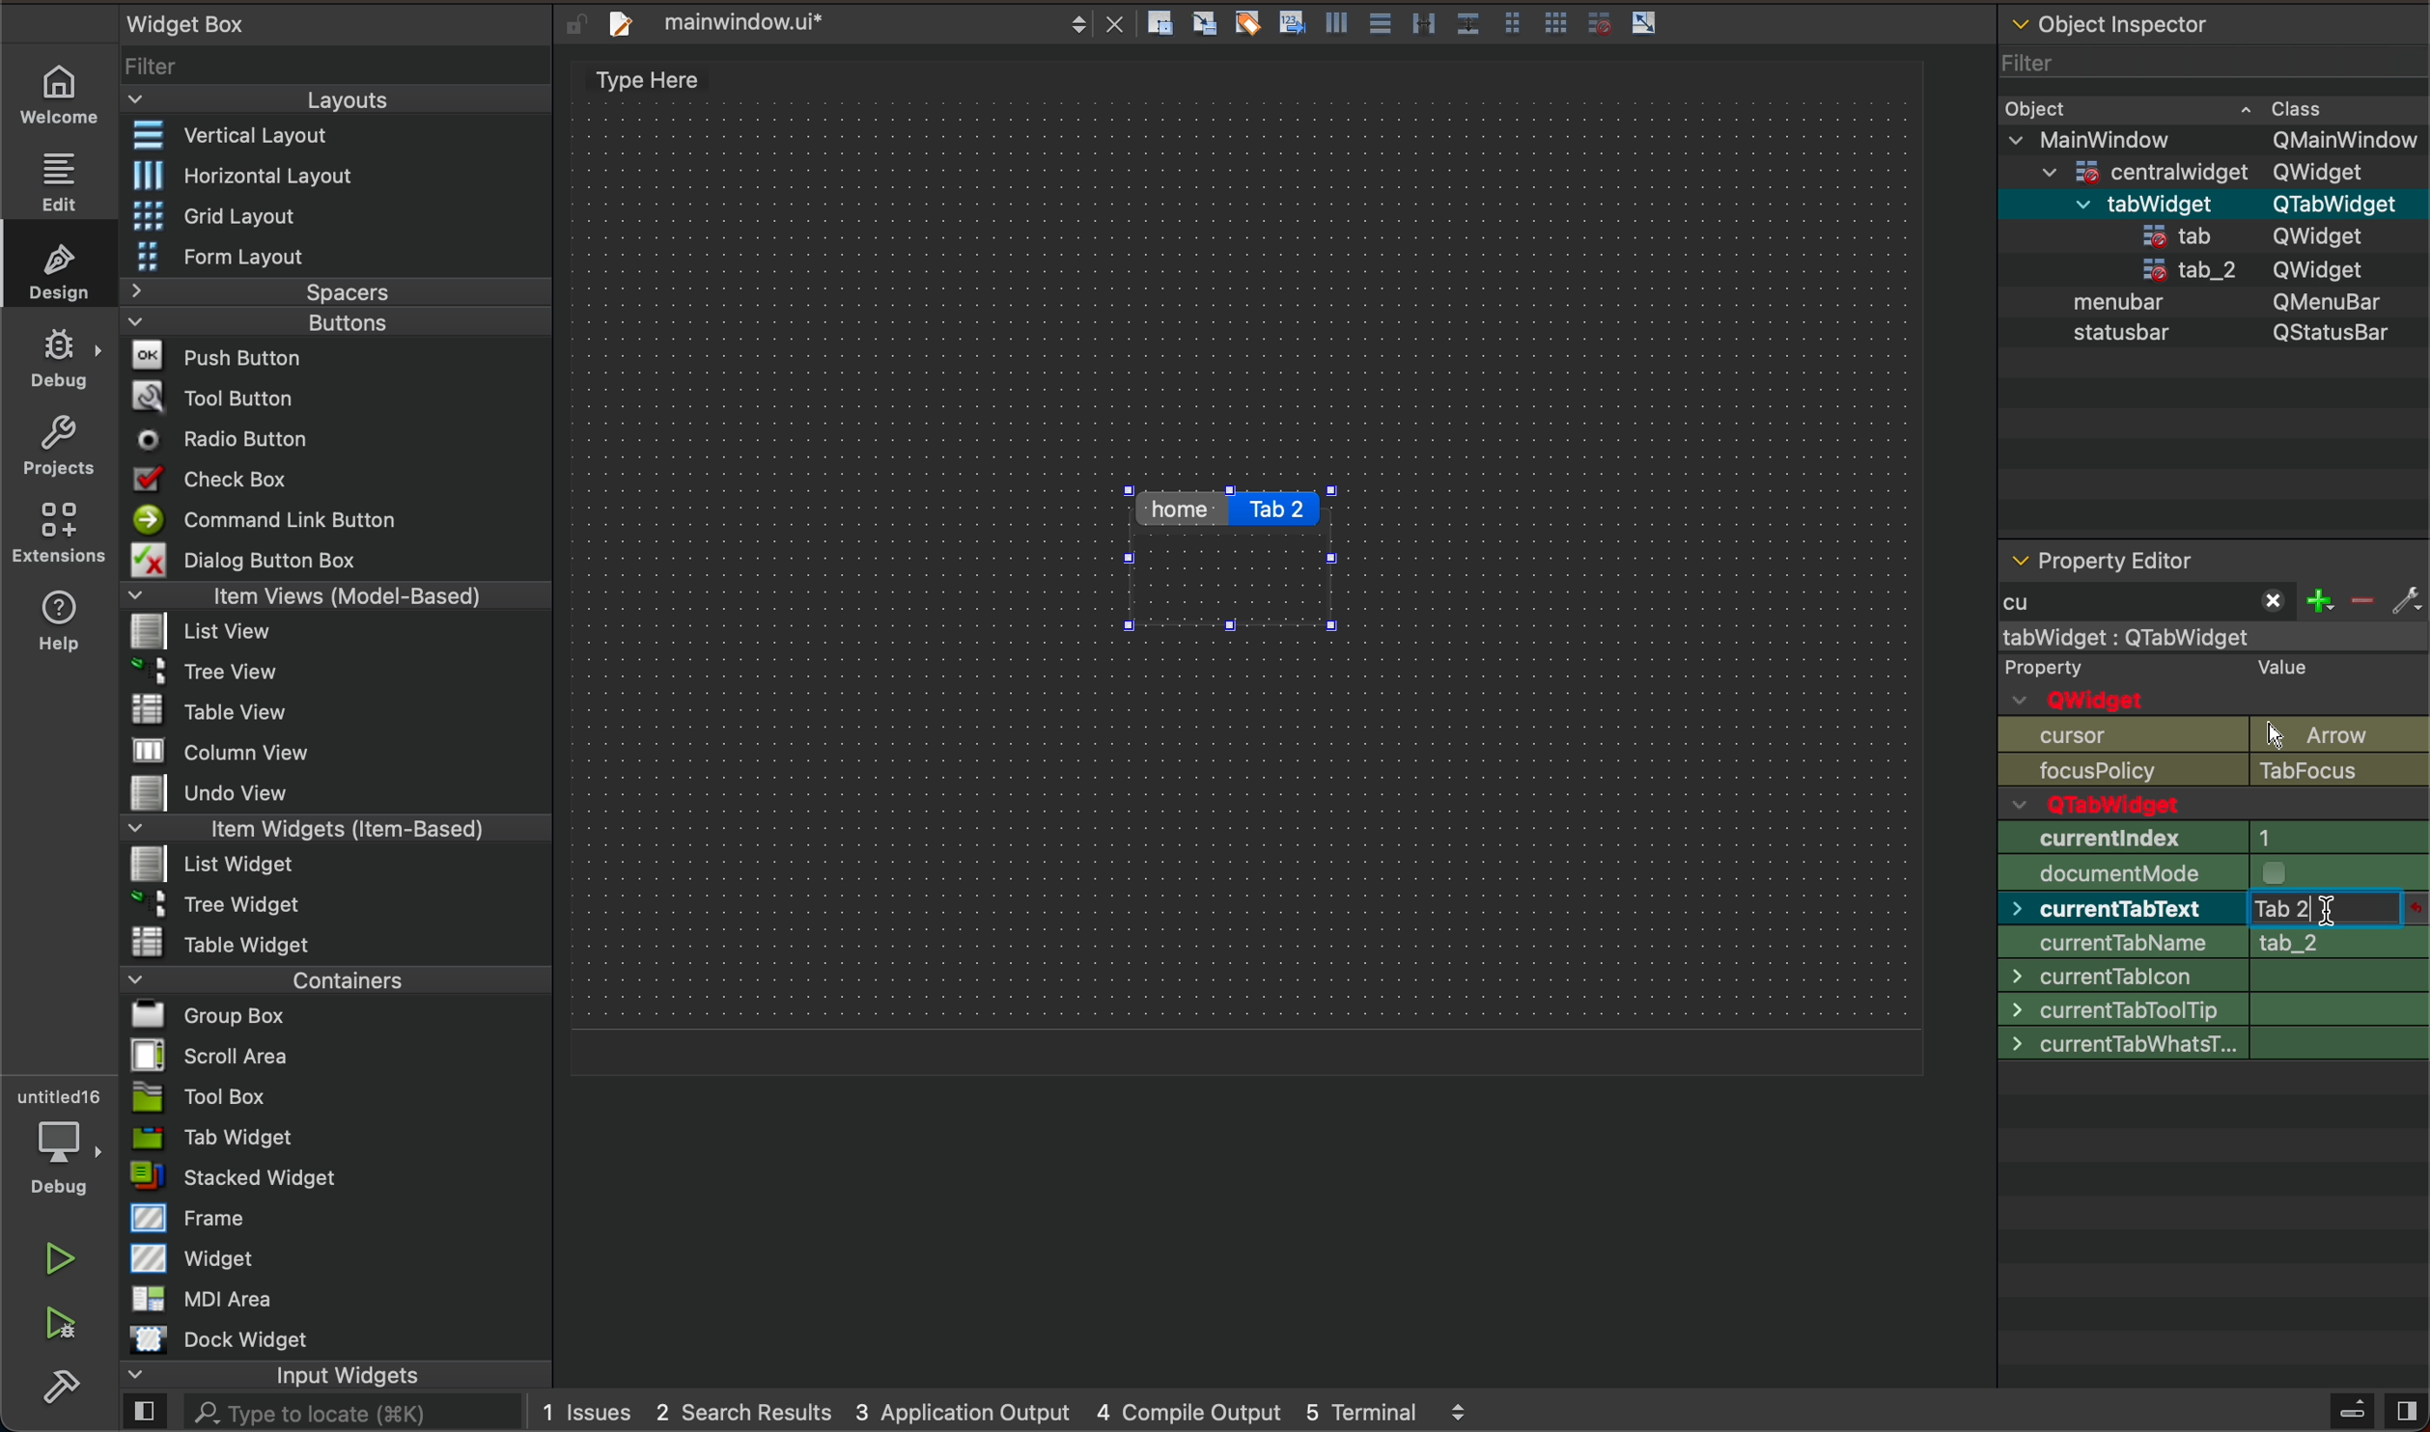 The image size is (2430, 1432). What do you see at coordinates (226, 132) in the screenshot?
I see `Vertical Layout` at bounding box center [226, 132].